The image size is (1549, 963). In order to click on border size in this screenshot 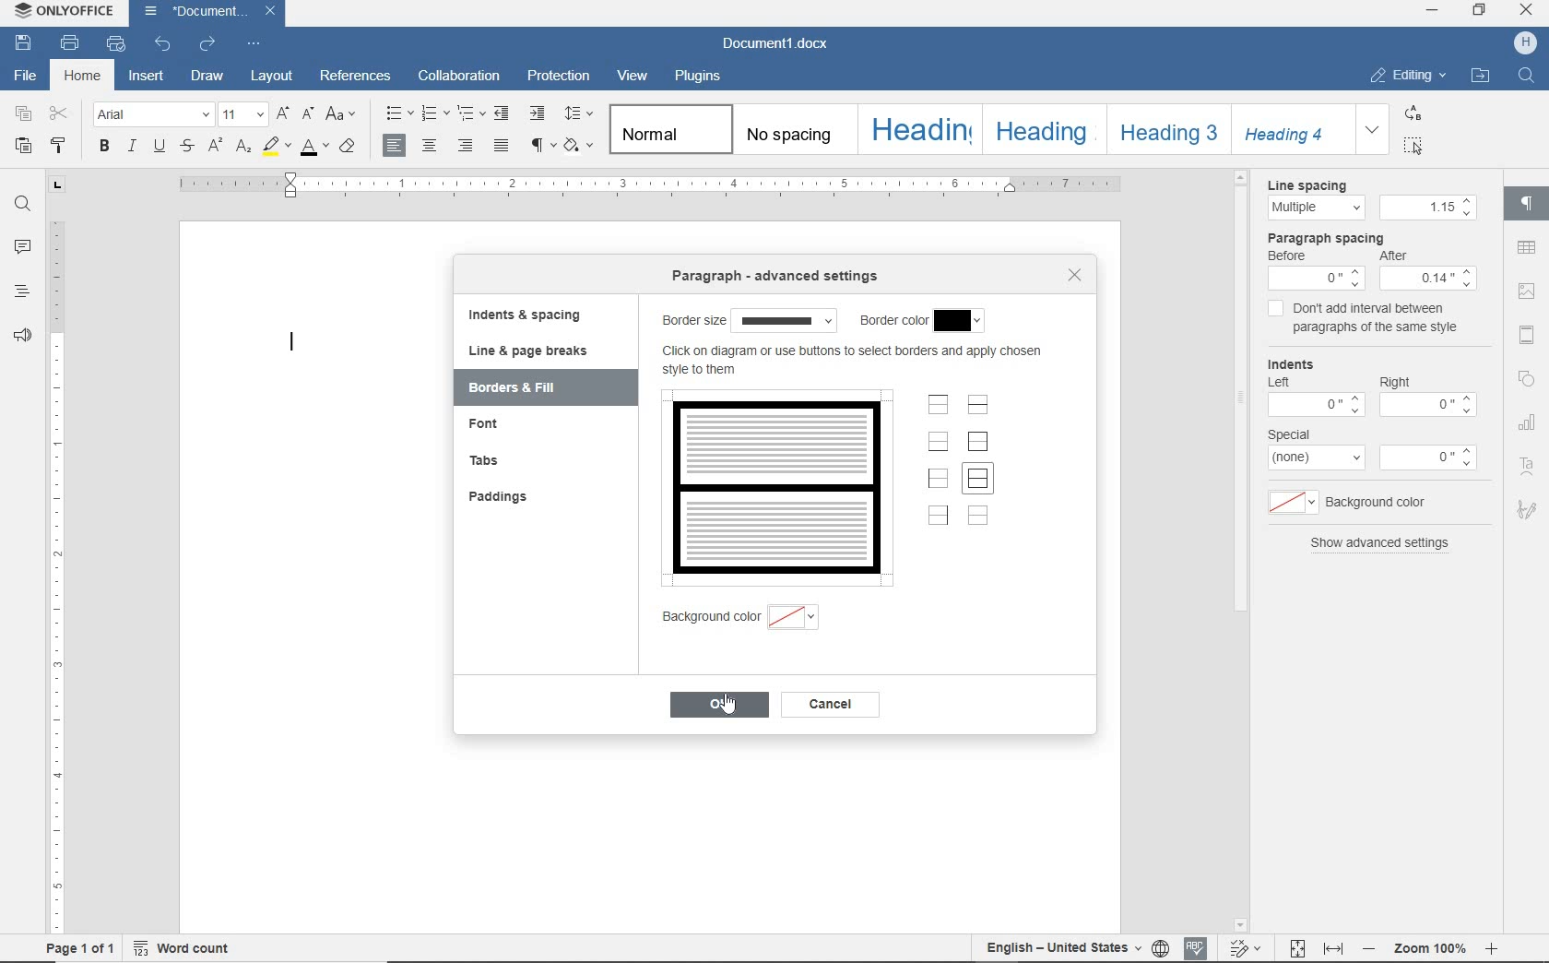, I will do `click(749, 320)`.